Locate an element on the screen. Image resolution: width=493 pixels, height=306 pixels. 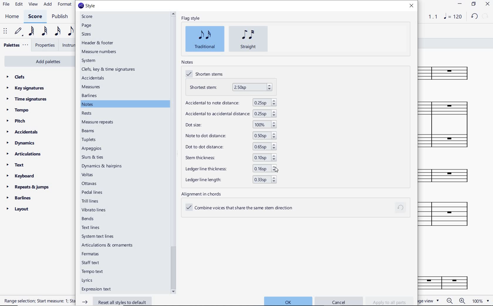
expression text is located at coordinates (99, 289).